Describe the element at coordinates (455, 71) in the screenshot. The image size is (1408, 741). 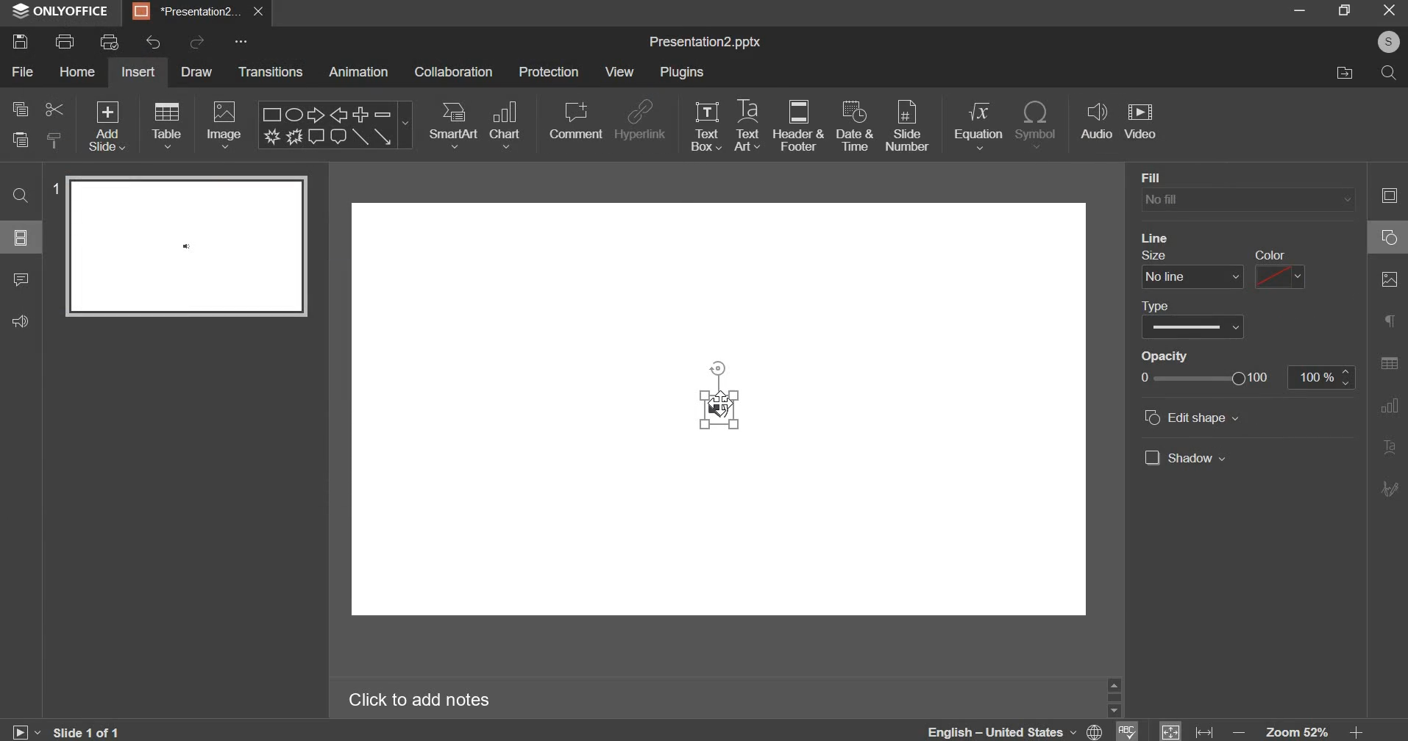
I see `collaboration` at that location.